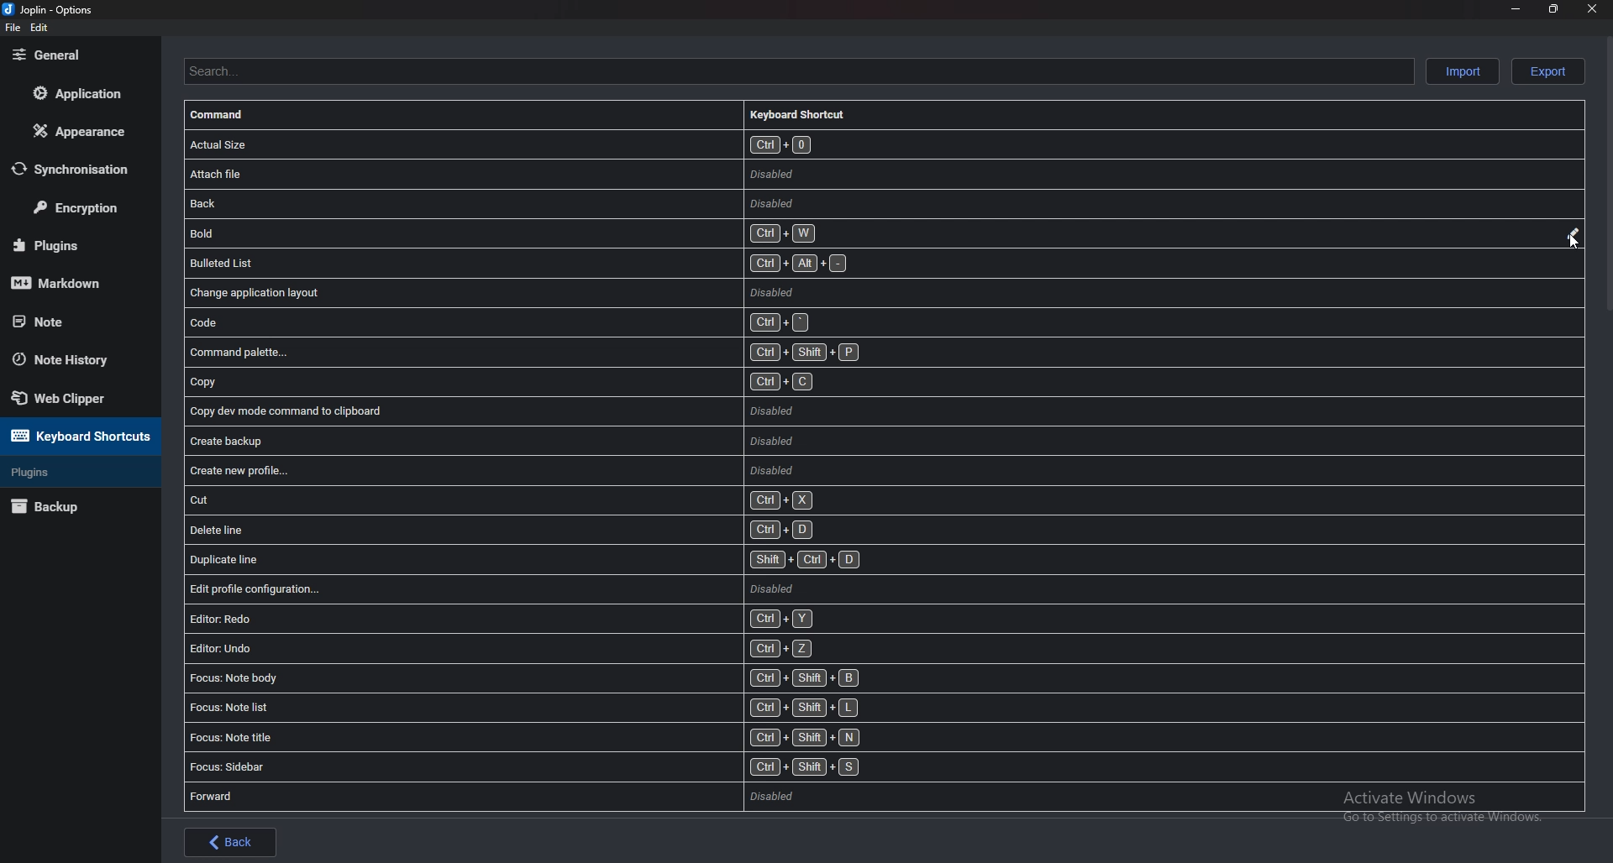 The image size is (1613, 863). Describe the element at coordinates (79, 397) in the screenshot. I see `Web clipper` at that location.